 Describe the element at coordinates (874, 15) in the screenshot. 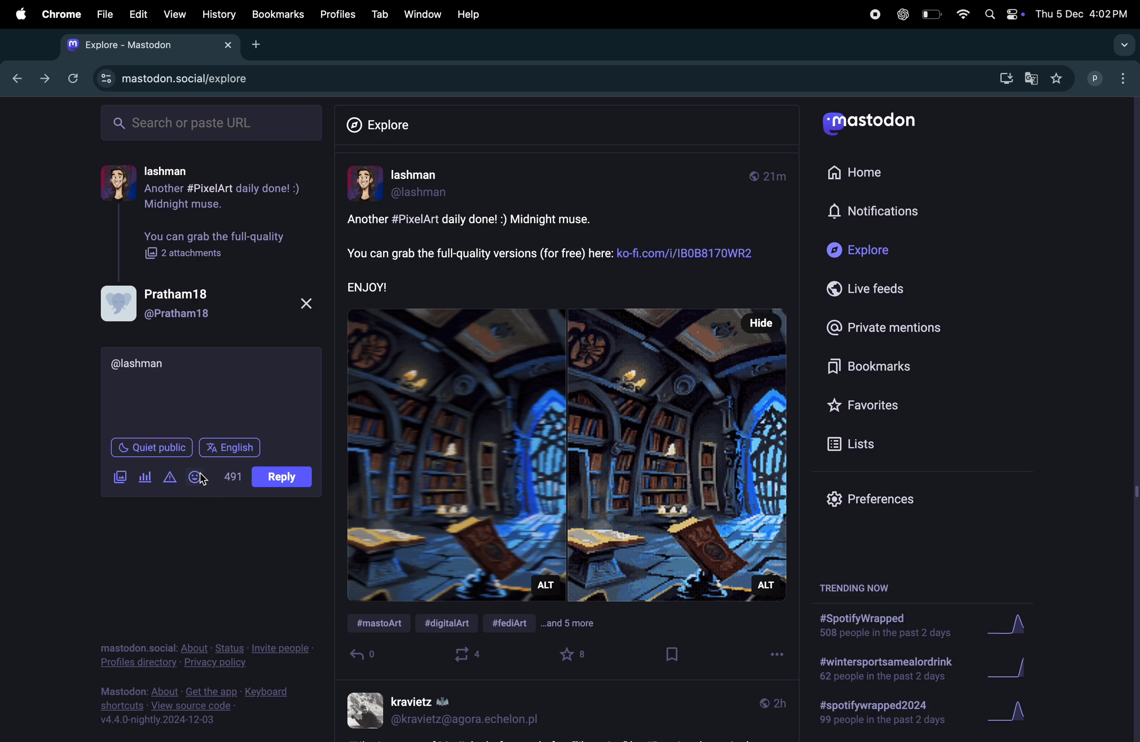

I see `record` at that location.